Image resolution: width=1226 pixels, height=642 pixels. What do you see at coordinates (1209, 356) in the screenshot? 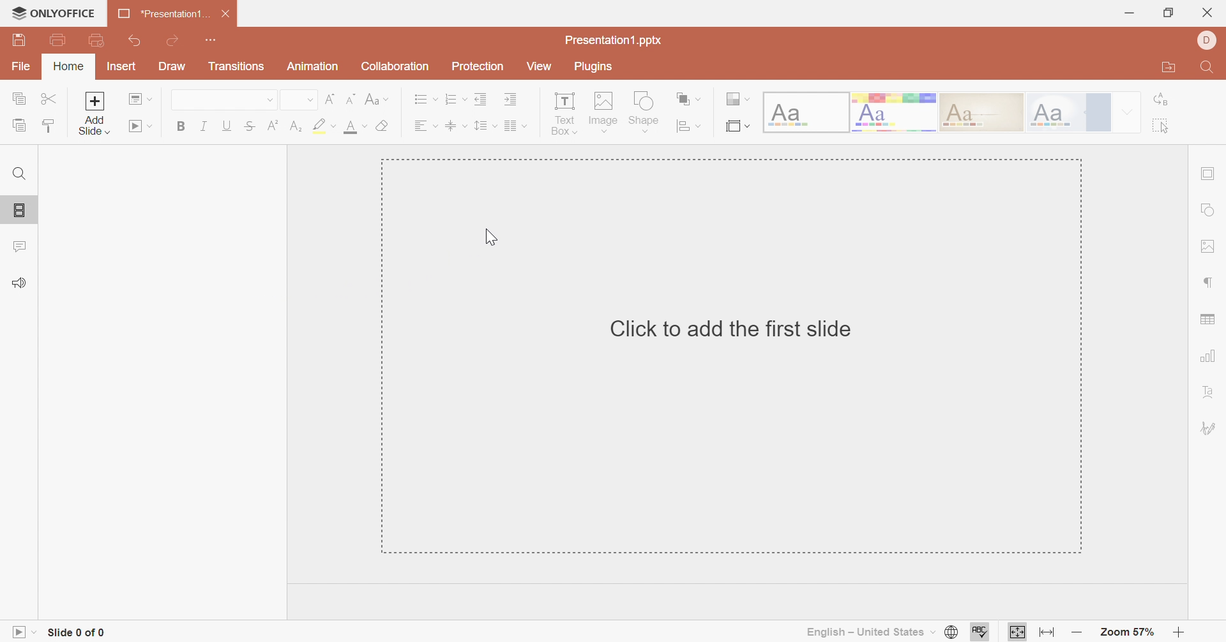
I see `Chart settings` at bounding box center [1209, 356].